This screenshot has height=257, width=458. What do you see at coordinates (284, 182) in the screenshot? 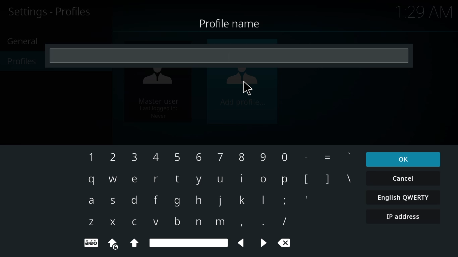
I see `p` at bounding box center [284, 182].